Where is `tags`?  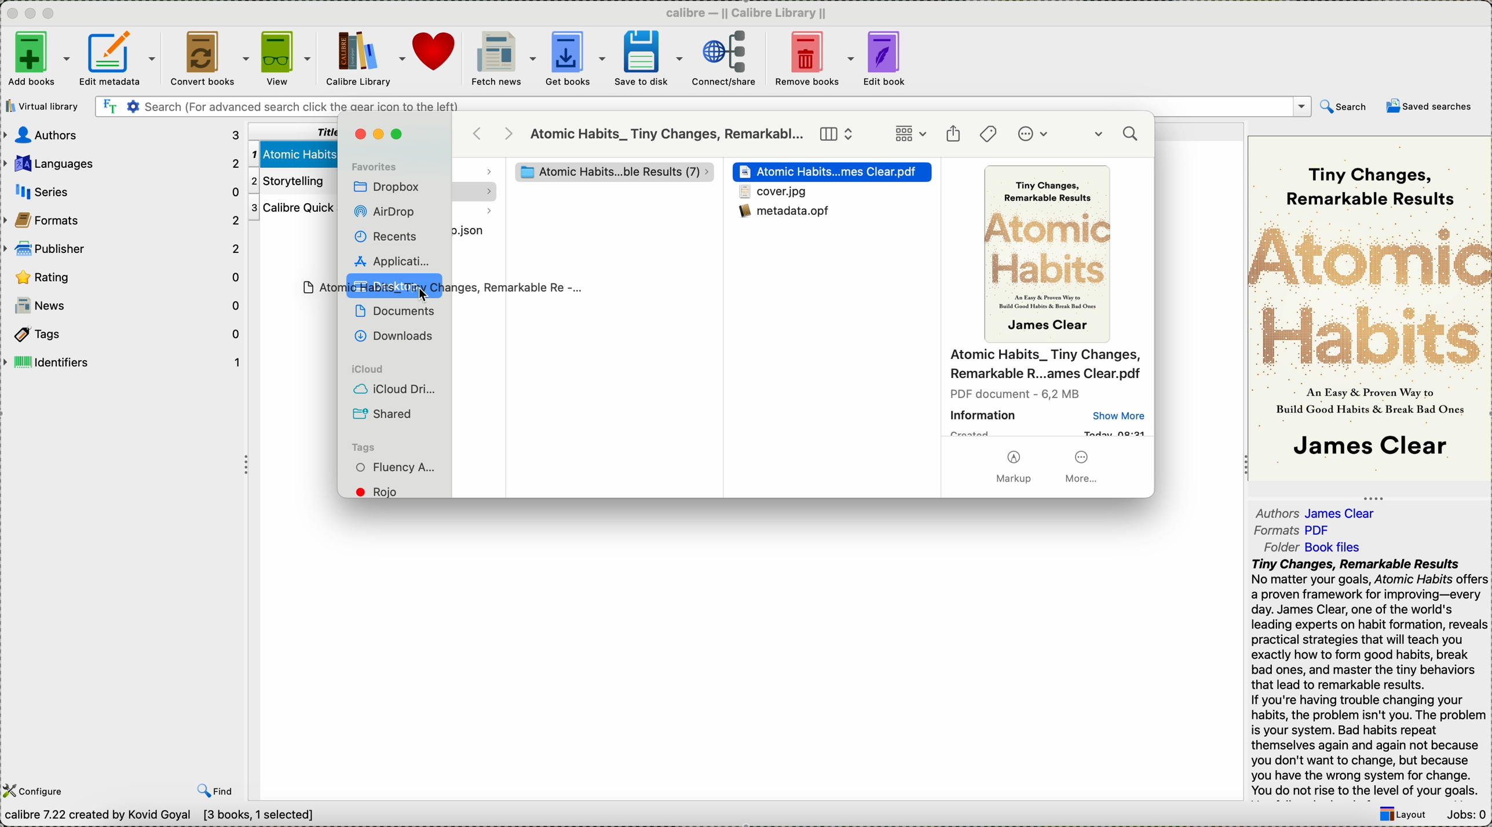
tags is located at coordinates (363, 447).